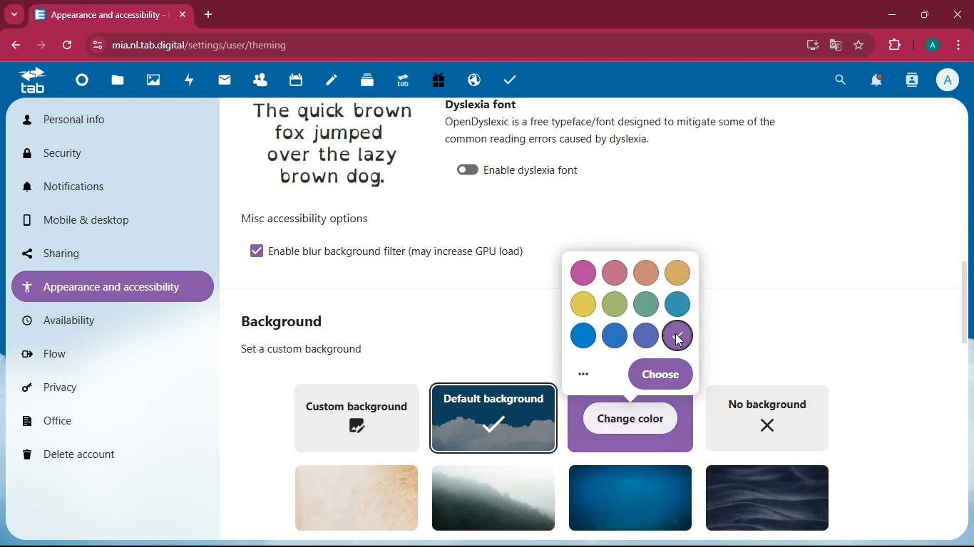 This screenshot has height=547, width=974. Describe the element at coordinates (14, 14) in the screenshot. I see `more` at that location.